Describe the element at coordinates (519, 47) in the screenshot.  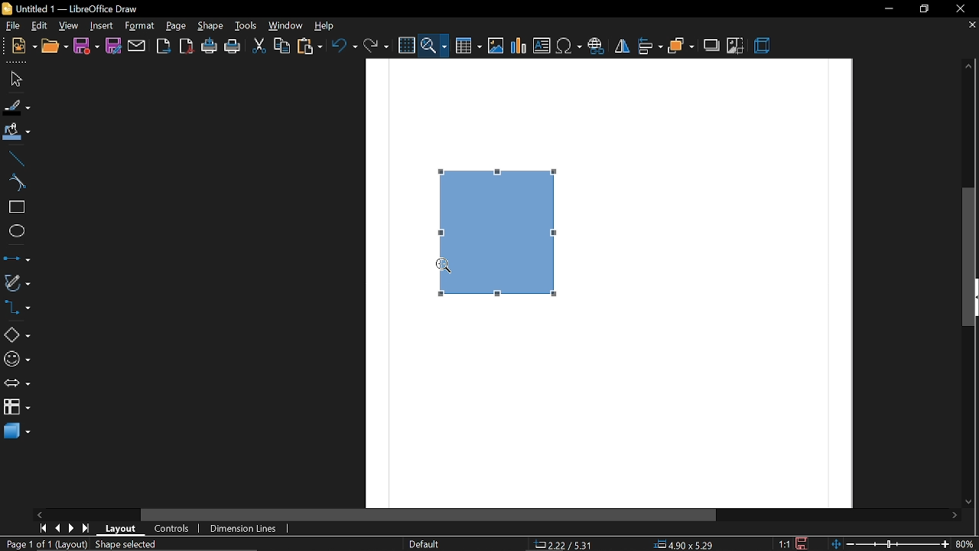
I see `Insert chart` at that location.